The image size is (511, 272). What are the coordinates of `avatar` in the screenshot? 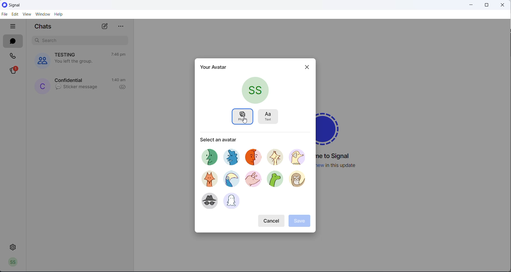 It's located at (233, 156).